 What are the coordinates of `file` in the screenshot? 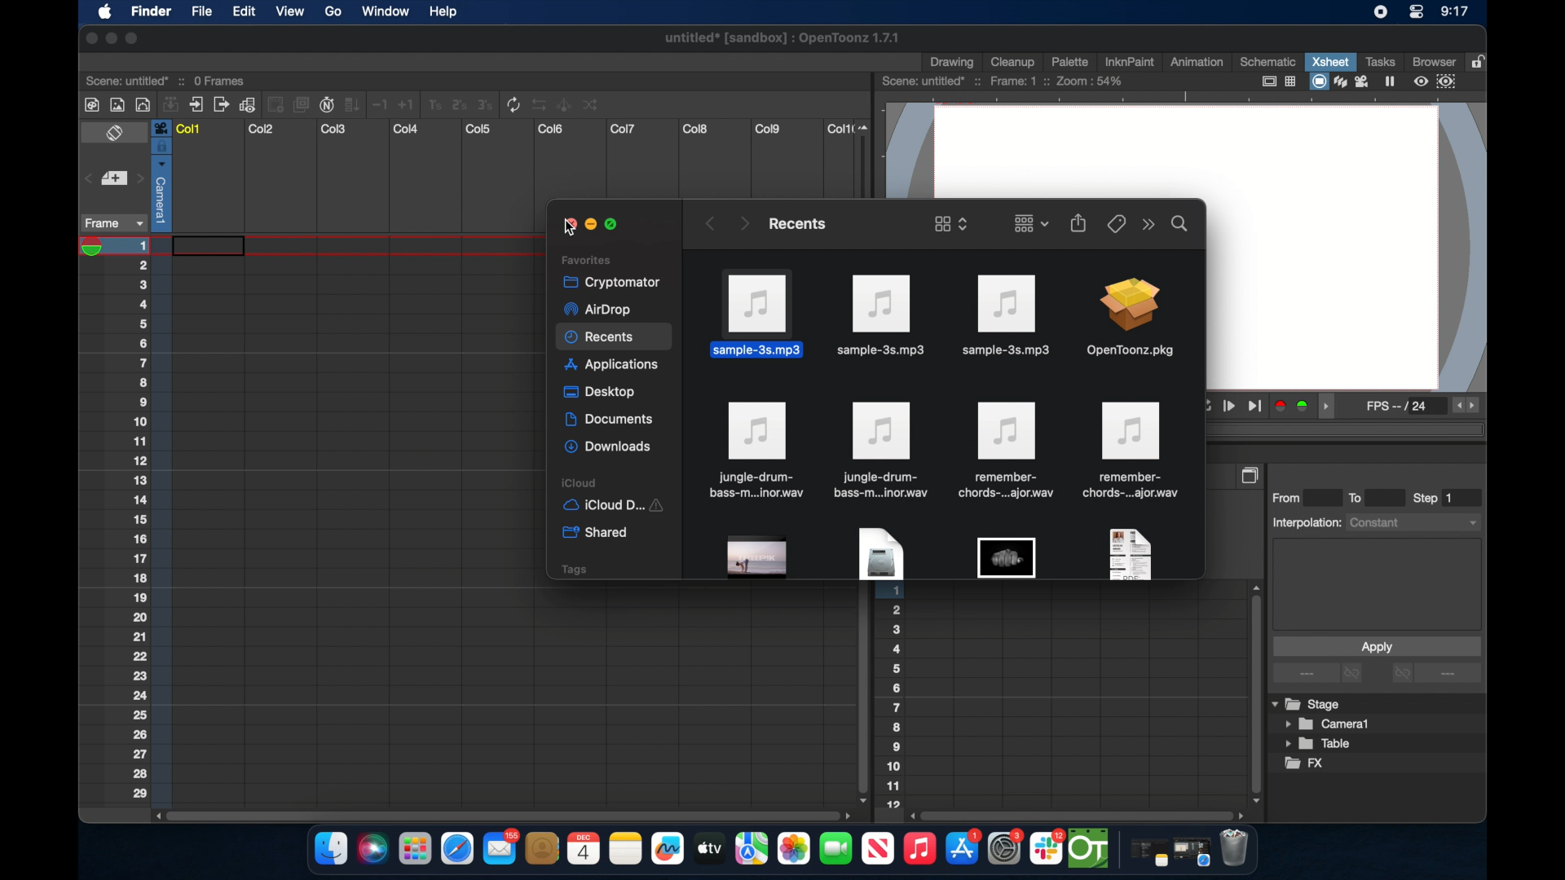 It's located at (1004, 451).